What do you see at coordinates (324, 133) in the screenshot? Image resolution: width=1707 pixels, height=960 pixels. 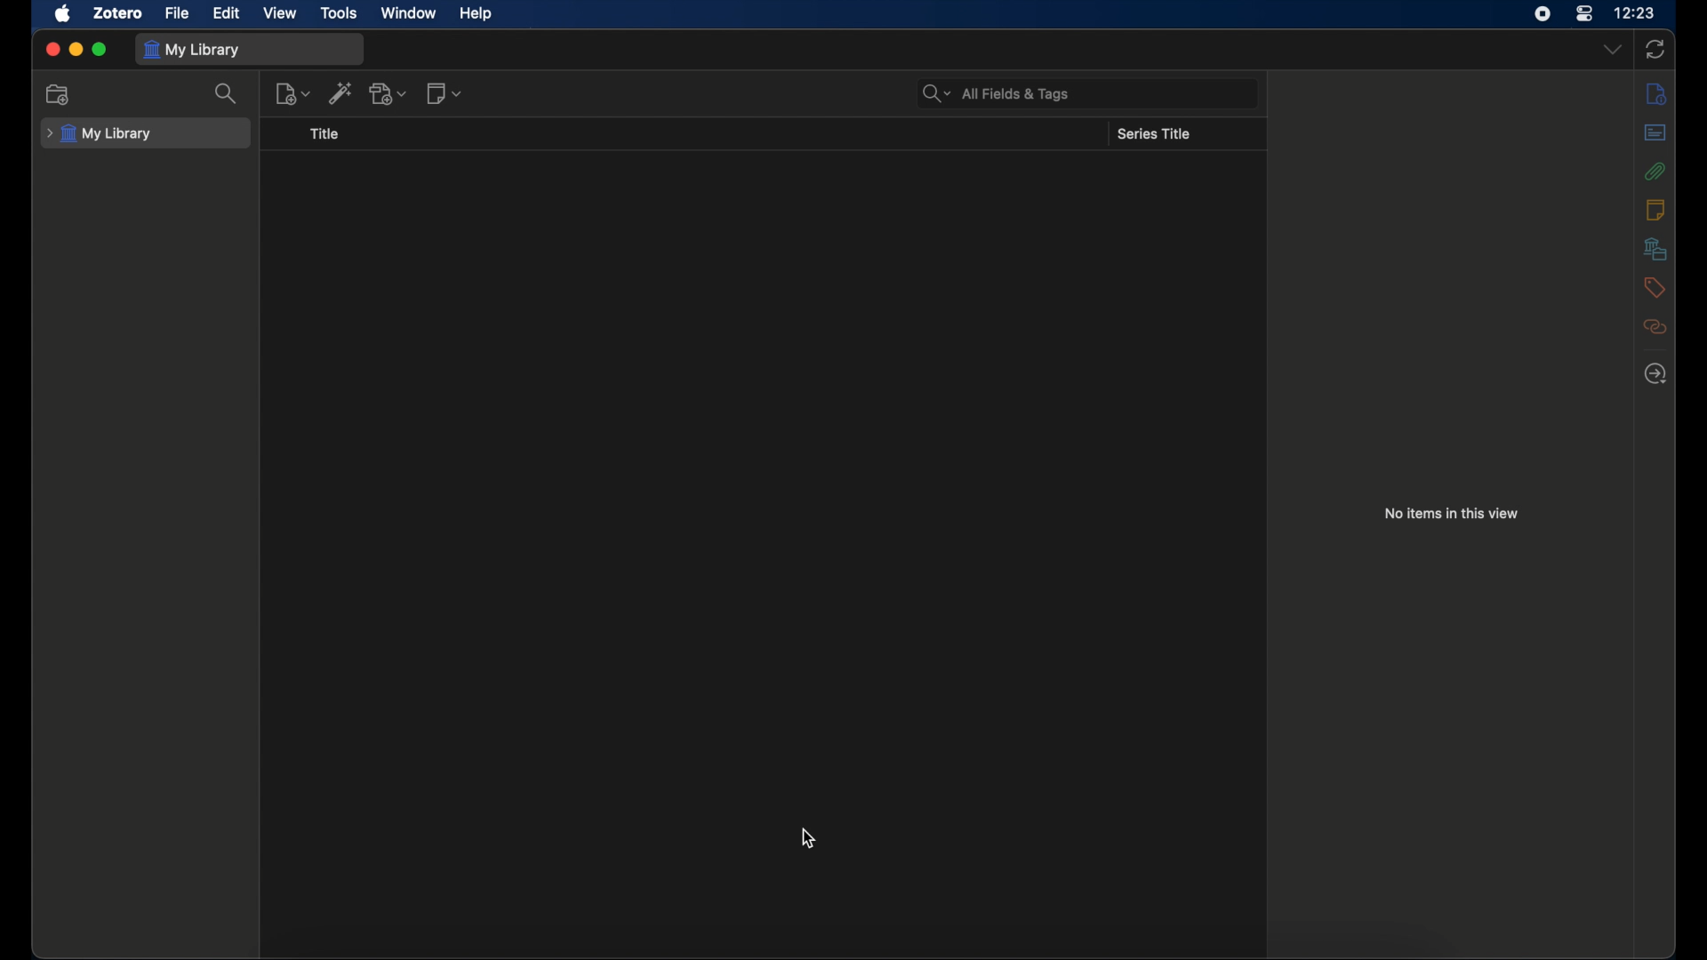 I see `title` at bounding box center [324, 133].